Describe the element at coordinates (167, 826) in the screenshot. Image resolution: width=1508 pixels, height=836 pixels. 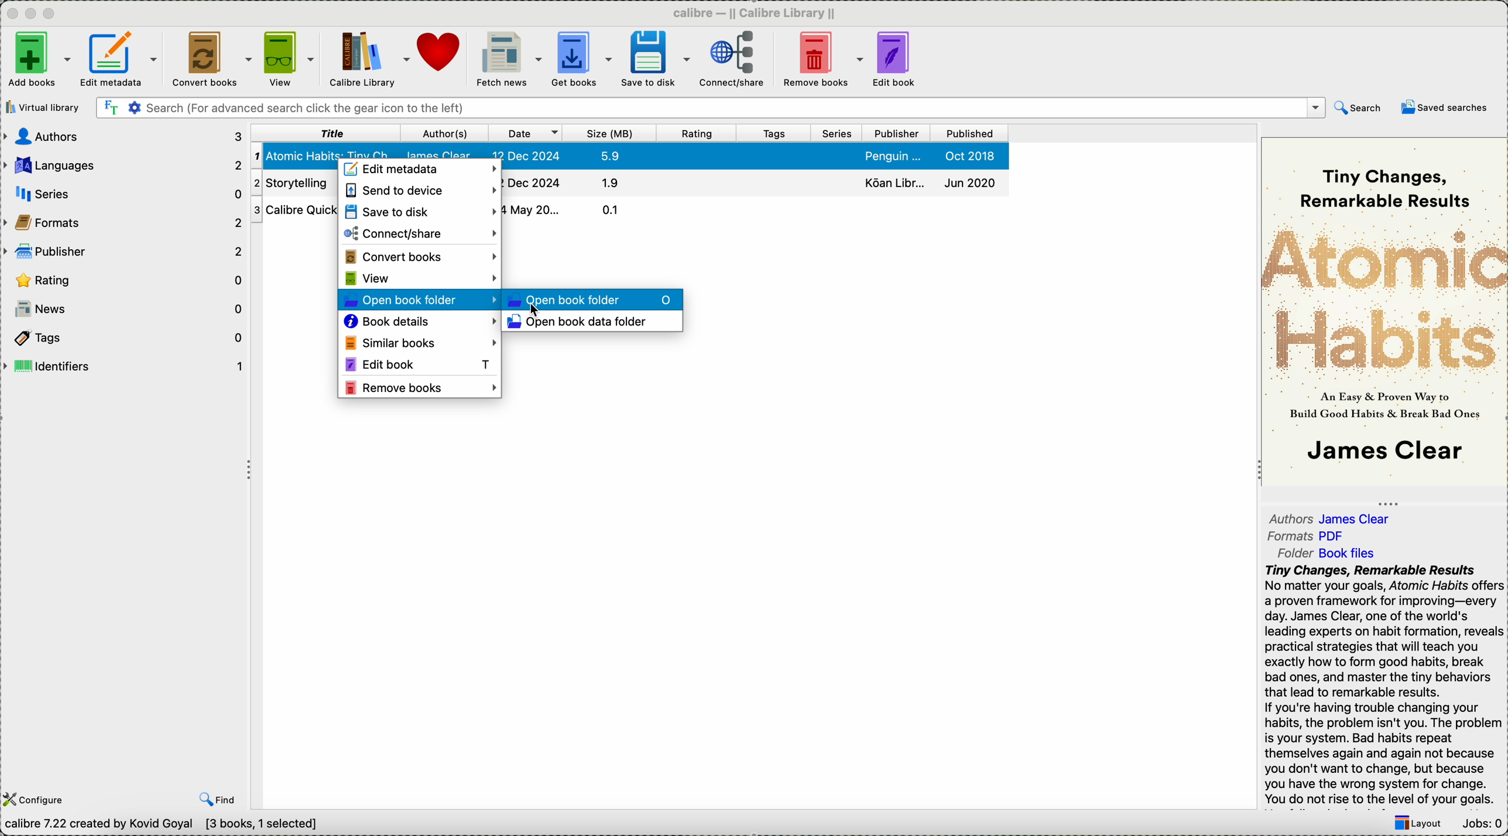
I see `data` at that location.